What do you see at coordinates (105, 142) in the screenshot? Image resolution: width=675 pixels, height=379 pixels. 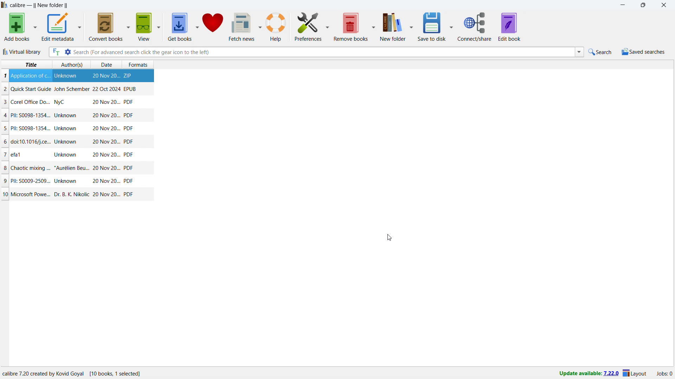 I see `Date` at bounding box center [105, 142].